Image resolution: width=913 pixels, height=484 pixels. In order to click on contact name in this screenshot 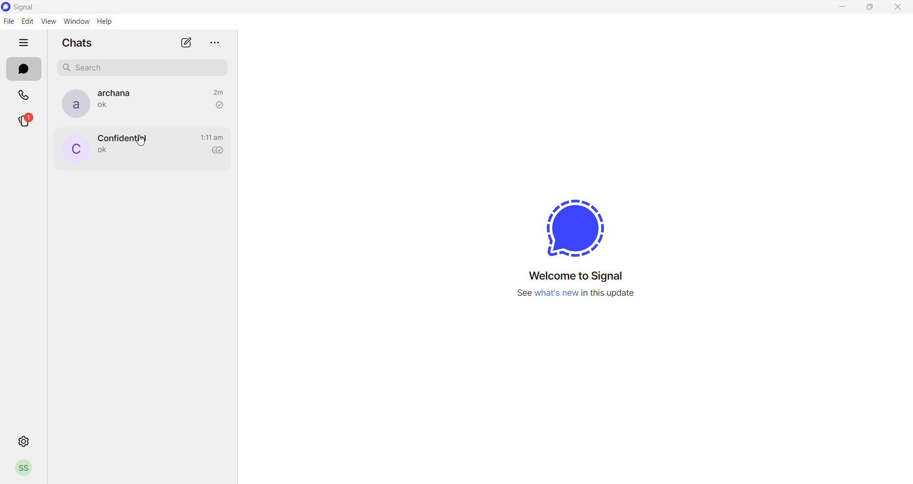, I will do `click(122, 137)`.